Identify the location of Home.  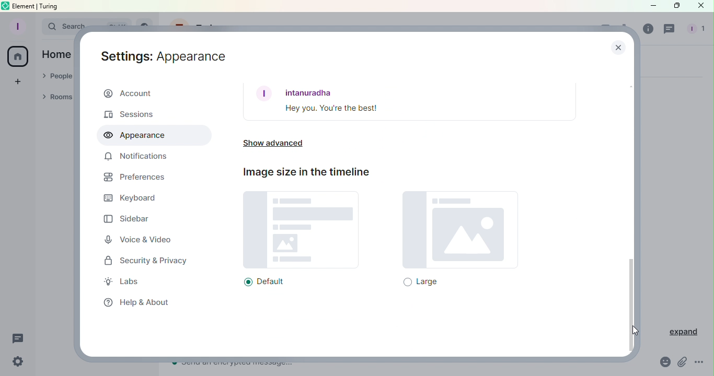
(18, 57).